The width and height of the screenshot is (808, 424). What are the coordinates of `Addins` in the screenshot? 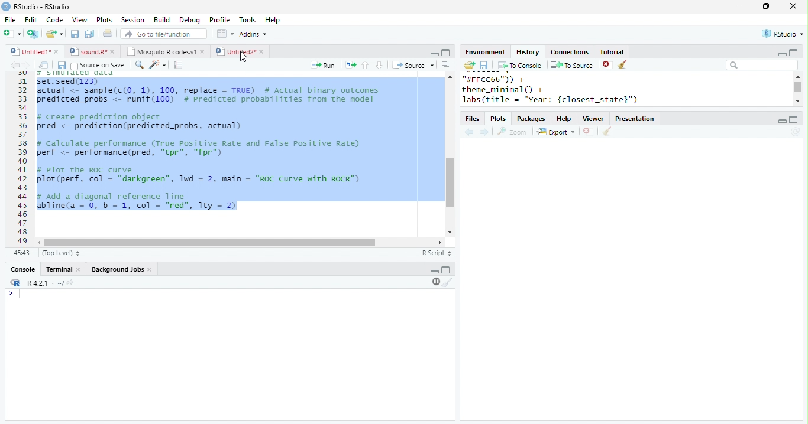 It's located at (253, 34).